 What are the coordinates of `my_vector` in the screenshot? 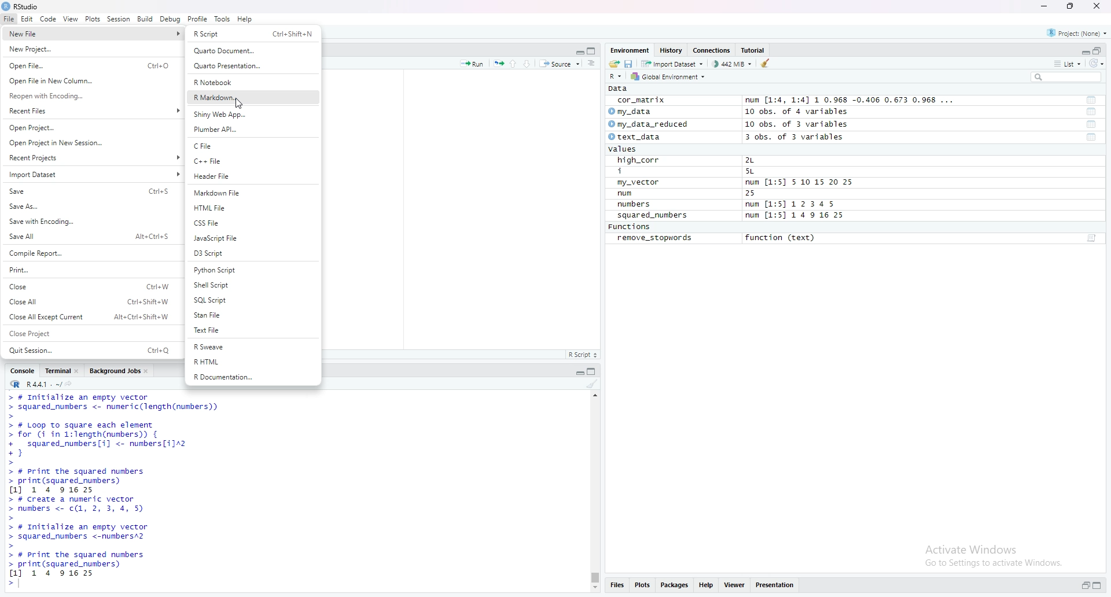 It's located at (641, 182).